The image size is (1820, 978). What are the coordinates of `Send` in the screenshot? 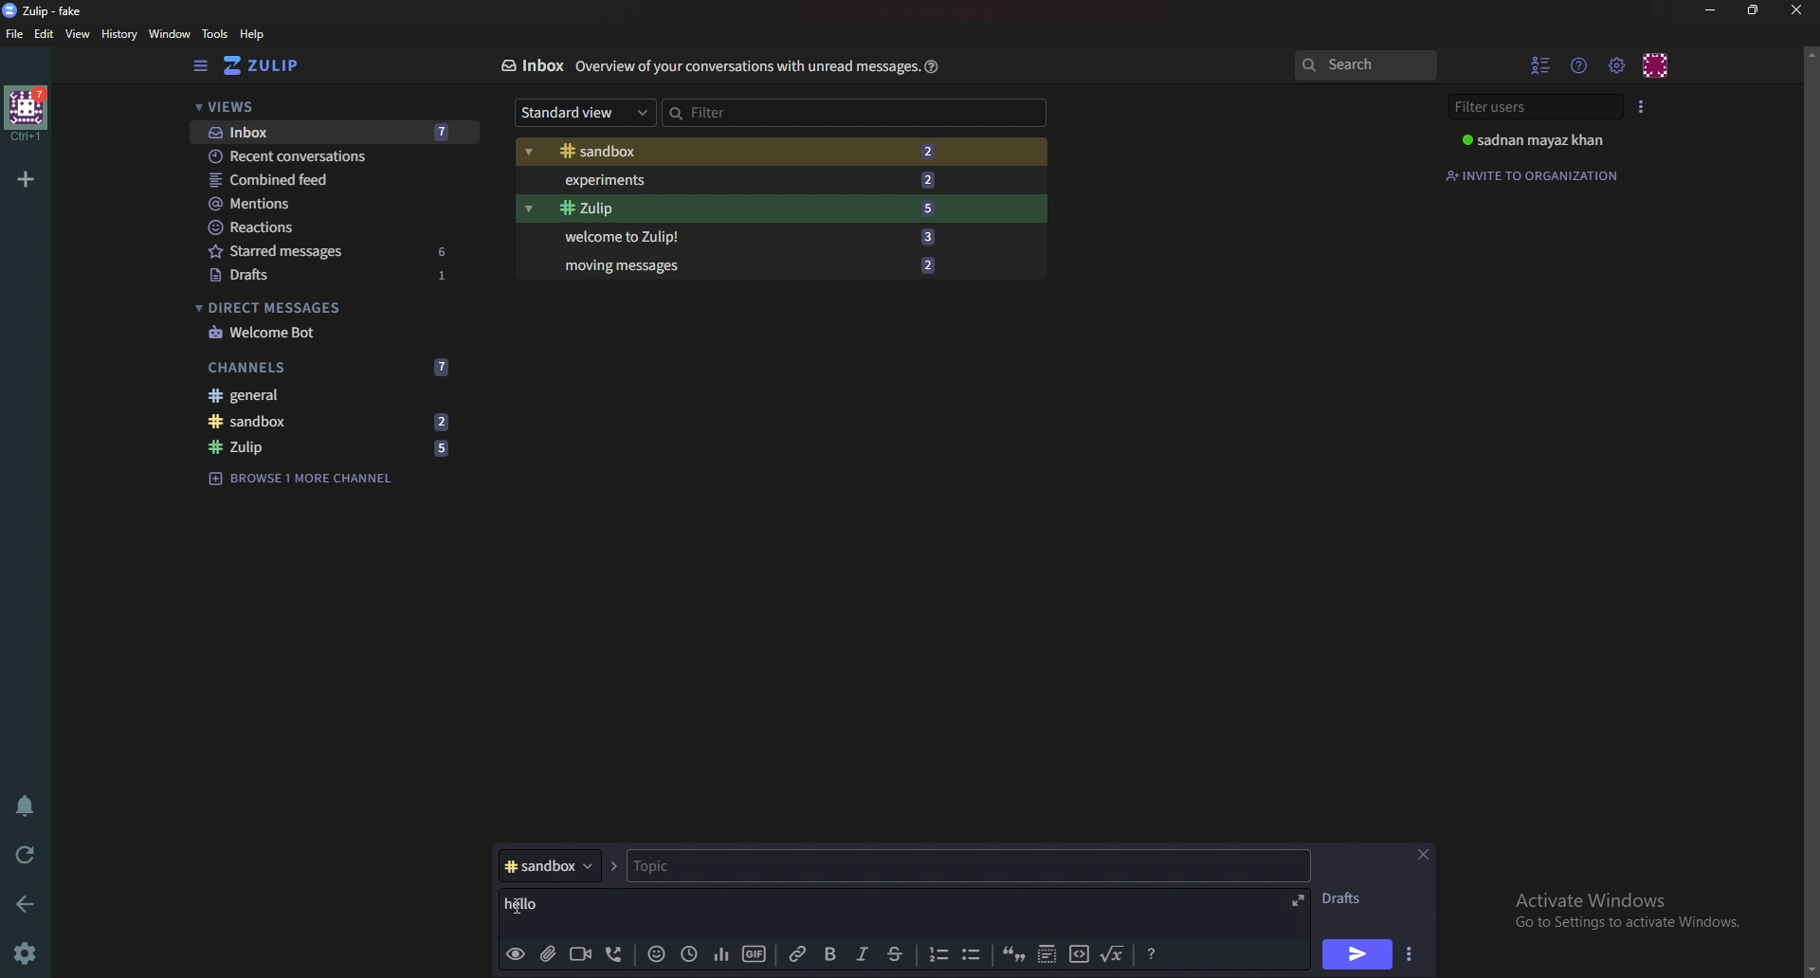 It's located at (1356, 954).